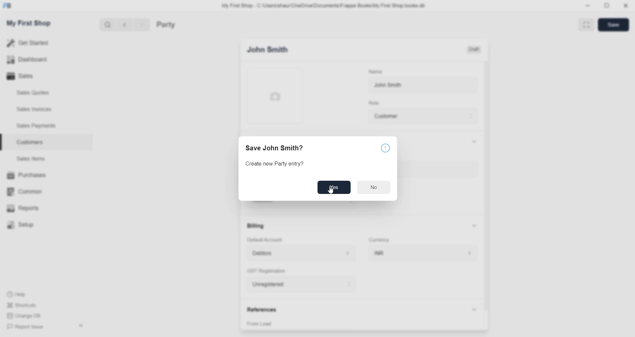 This screenshot has width=635, height=337. Describe the element at coordinates (9, 7) in the screenshot. I see `frappe book Logo` at that location.